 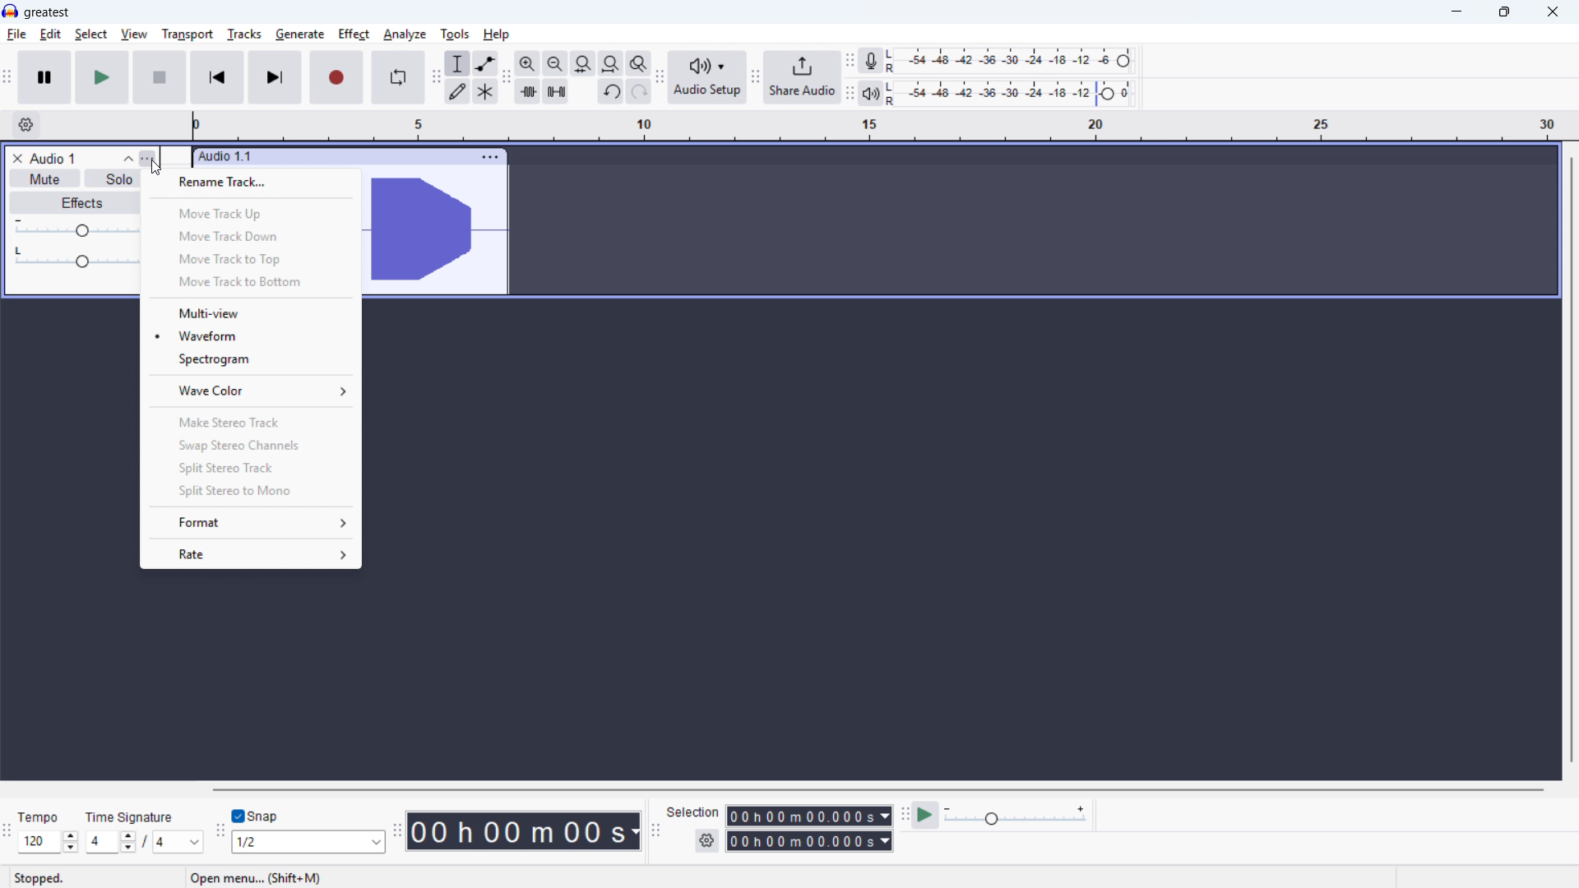 I want to click on Rename track , so click(x=250, y=182).